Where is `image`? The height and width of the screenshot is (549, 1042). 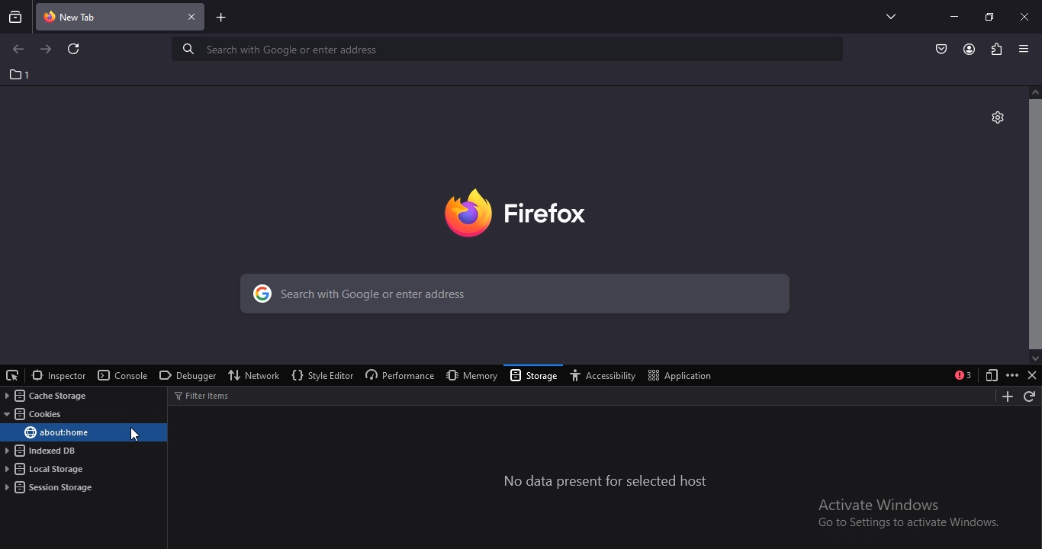
image is located at coordinates (539, 210).